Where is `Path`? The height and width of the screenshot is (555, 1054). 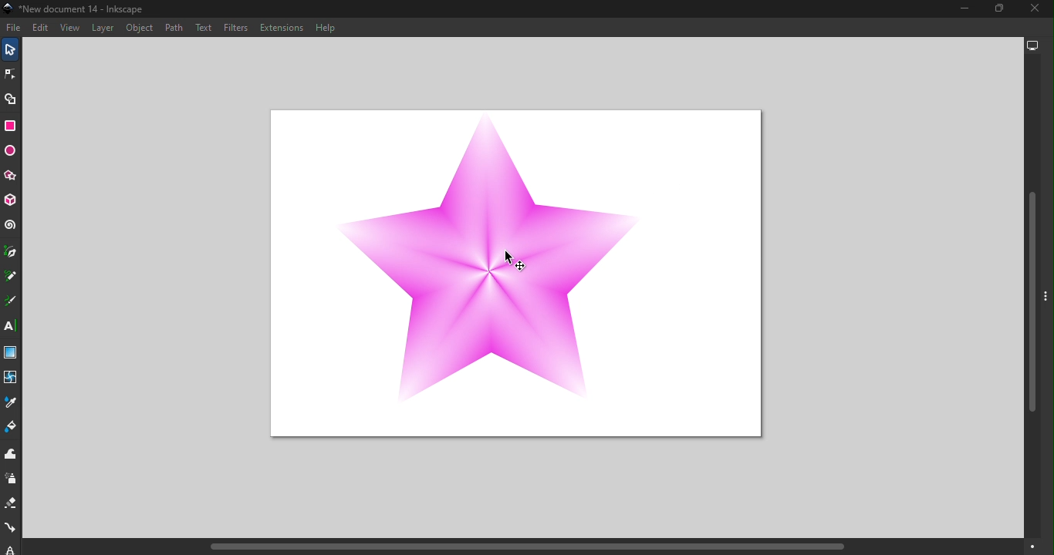
Path is located at coordinates (173, 26).